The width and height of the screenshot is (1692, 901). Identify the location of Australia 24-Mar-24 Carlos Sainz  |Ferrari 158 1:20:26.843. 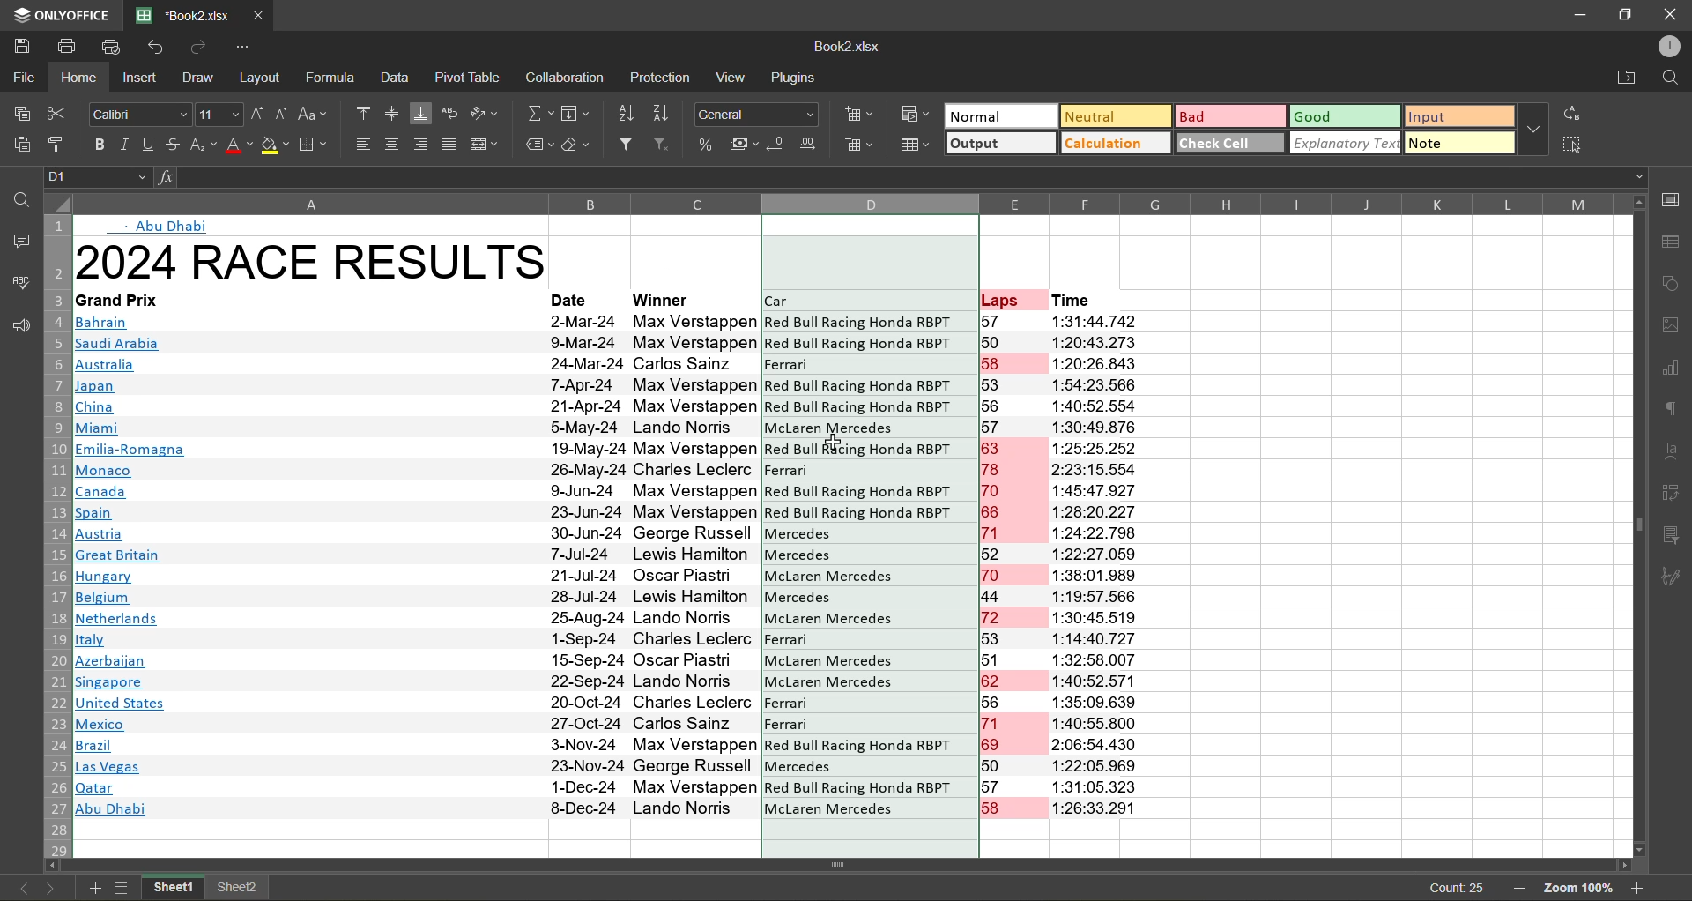
(607, 364).